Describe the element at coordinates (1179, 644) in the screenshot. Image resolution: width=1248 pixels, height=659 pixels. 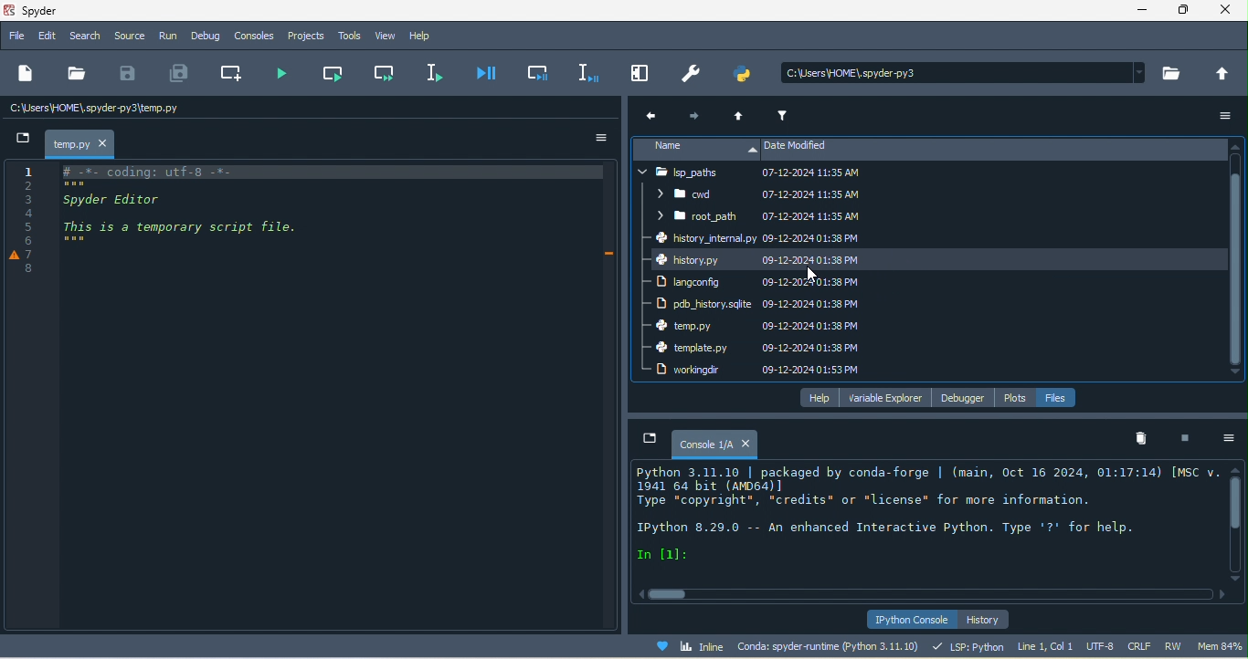
I see `rw` at that location.